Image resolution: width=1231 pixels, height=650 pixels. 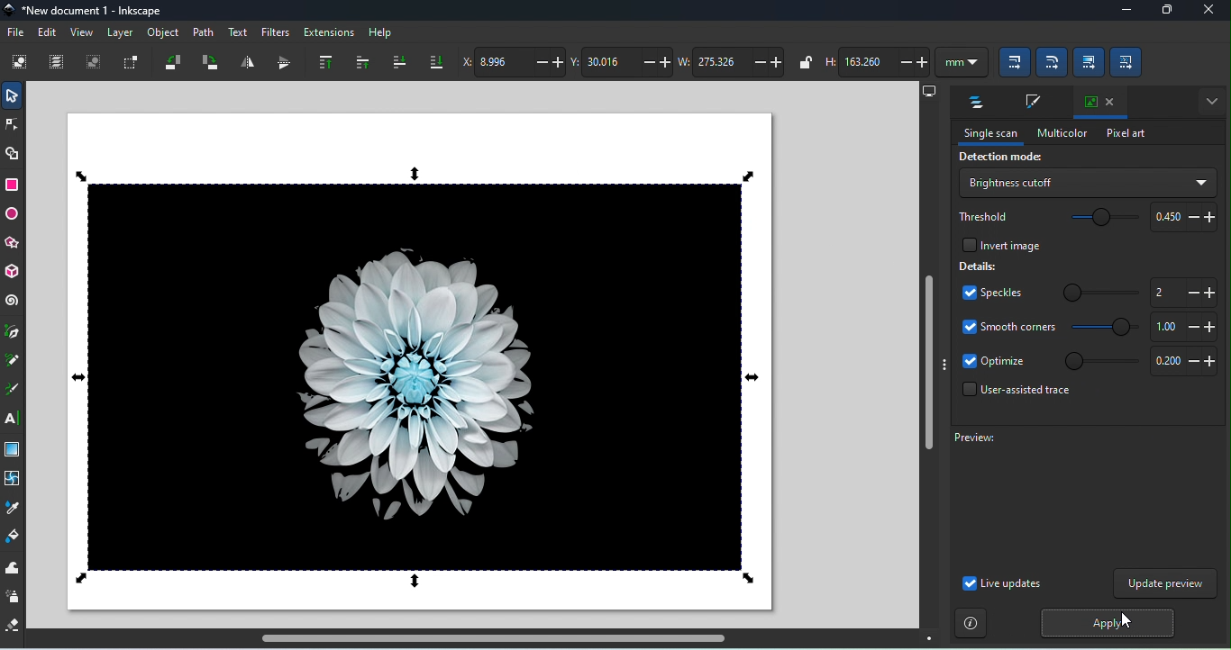 I want to click on 3D box tool, so click(x=12, y=272).